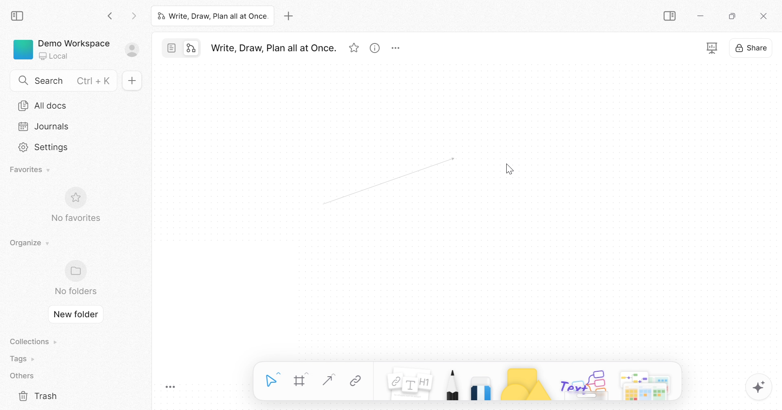 This screenshot has width=782, height=410. I want to click on Switch, so click(184, 49).